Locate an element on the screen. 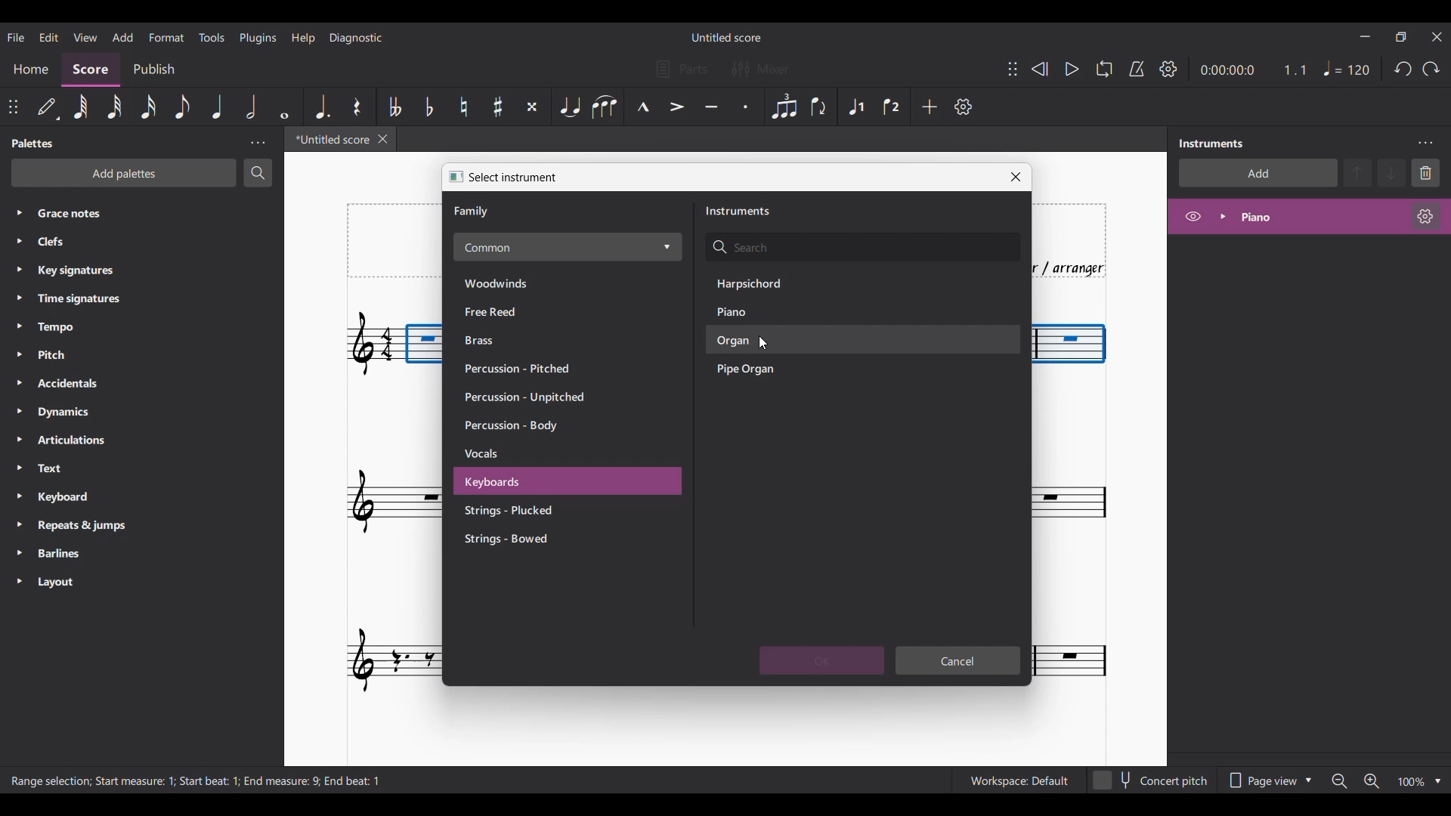 Image resolution: width=1451 pixels, height=816 pixels. Add menu is located at coordinates (122, 37).